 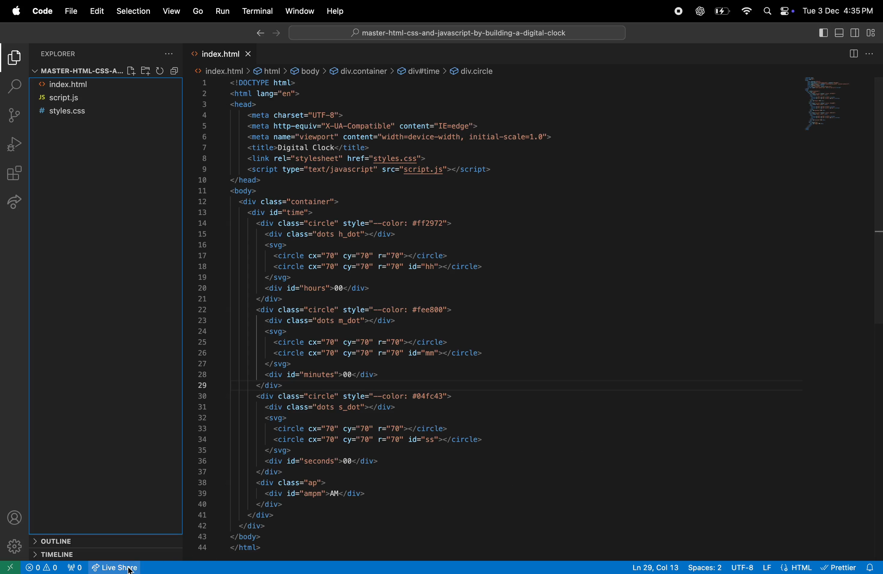 What do you see at coordinates (133, 568) in the screenshot?
I see `cursor` at bounding box center [133, 568].